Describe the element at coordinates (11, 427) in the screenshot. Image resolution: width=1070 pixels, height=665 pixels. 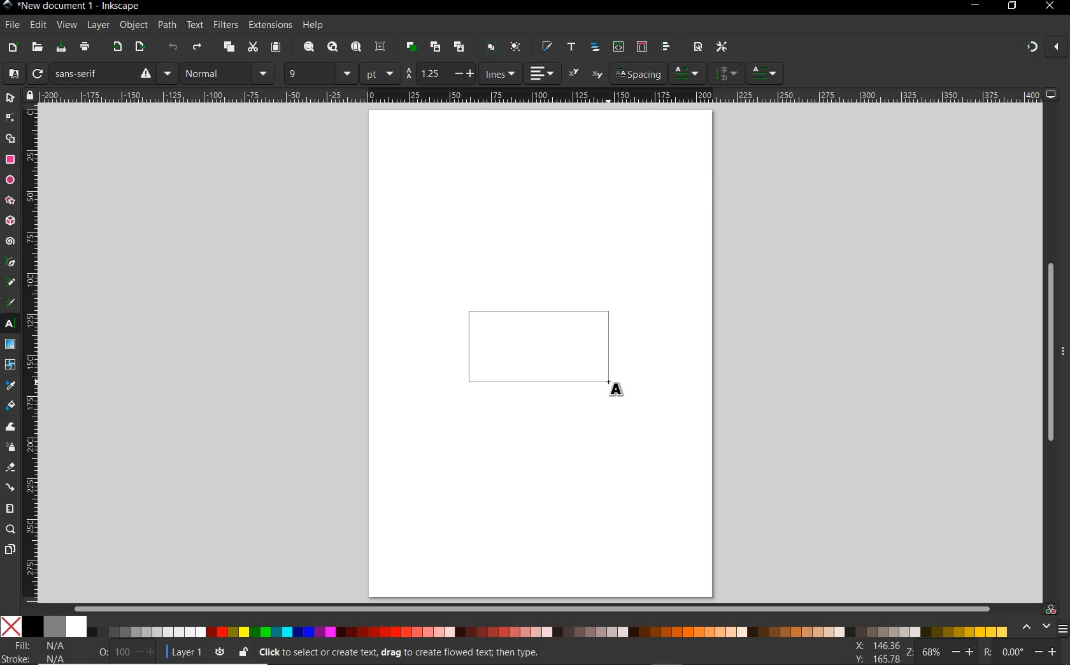
I see `tweak tool` at that location.